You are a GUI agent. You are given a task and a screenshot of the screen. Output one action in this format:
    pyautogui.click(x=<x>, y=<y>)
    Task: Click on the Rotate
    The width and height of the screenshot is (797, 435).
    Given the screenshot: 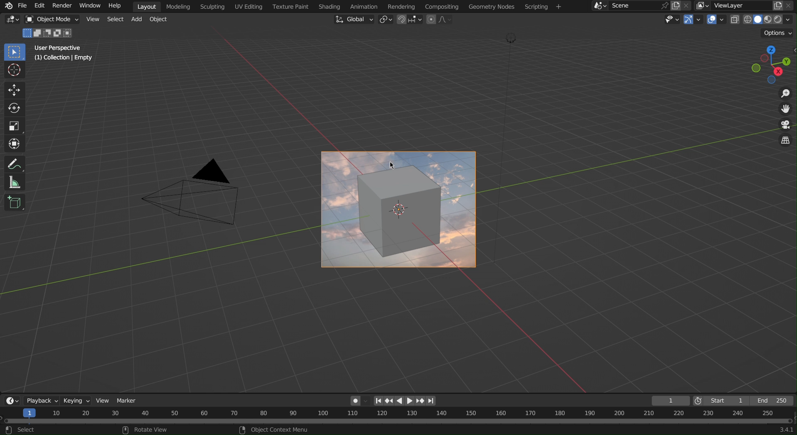 What is the action you would take?
    pyautogui.click(x=13, y=108)
    